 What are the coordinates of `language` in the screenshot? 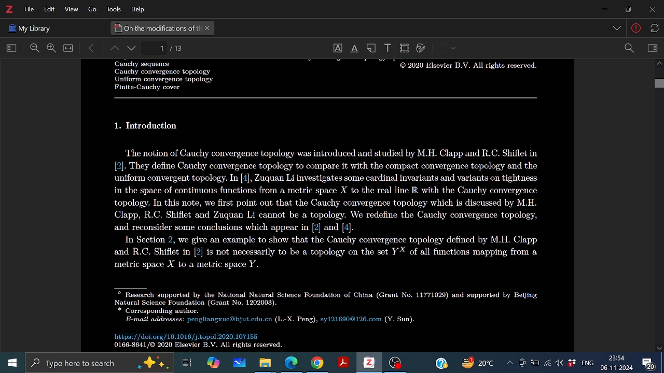 It's located at (586, 362).